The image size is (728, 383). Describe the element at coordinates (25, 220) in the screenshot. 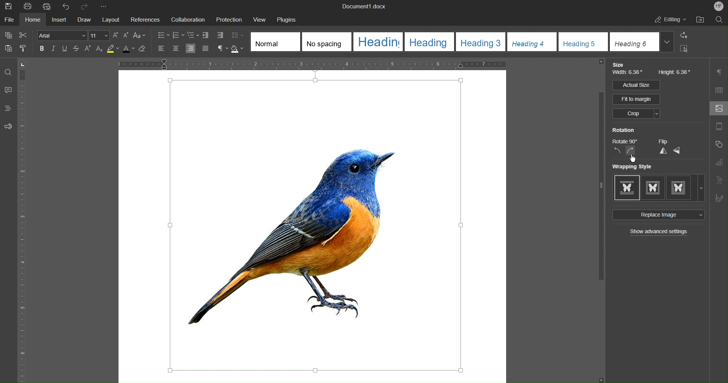

I see `Vertical Ruler` at that location.